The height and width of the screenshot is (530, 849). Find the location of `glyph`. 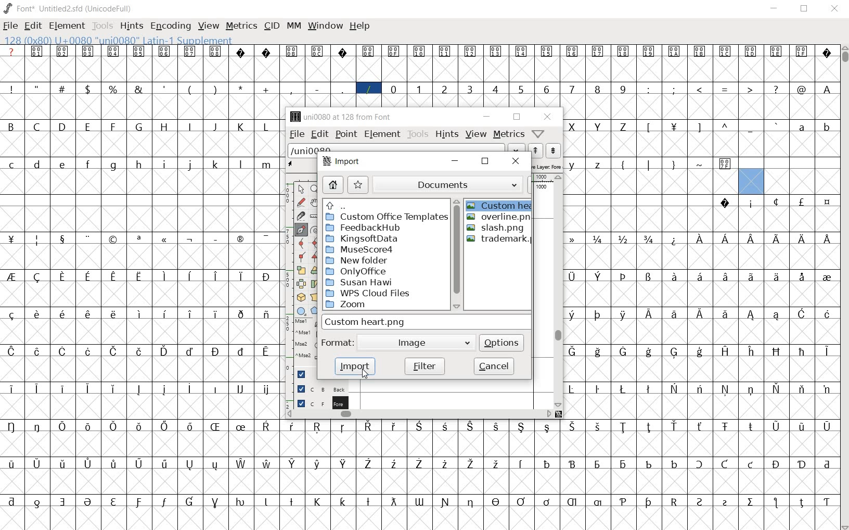

glyph is located at coordinates (648, 389).